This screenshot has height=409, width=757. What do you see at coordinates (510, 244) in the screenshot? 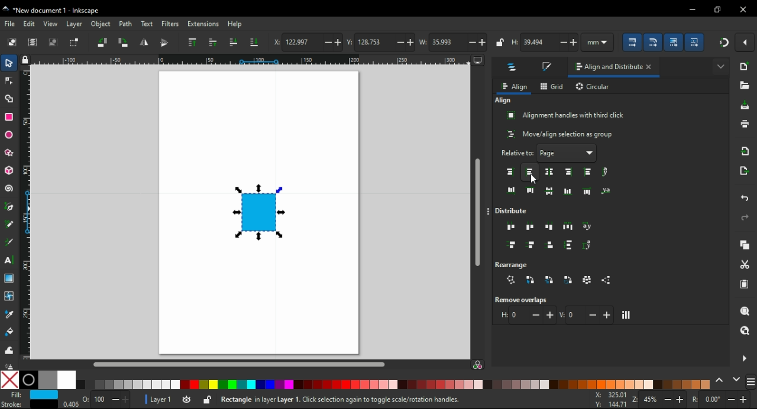
I see `distribute vertically with even spacing between top edges` at bounding box center [510, 244].